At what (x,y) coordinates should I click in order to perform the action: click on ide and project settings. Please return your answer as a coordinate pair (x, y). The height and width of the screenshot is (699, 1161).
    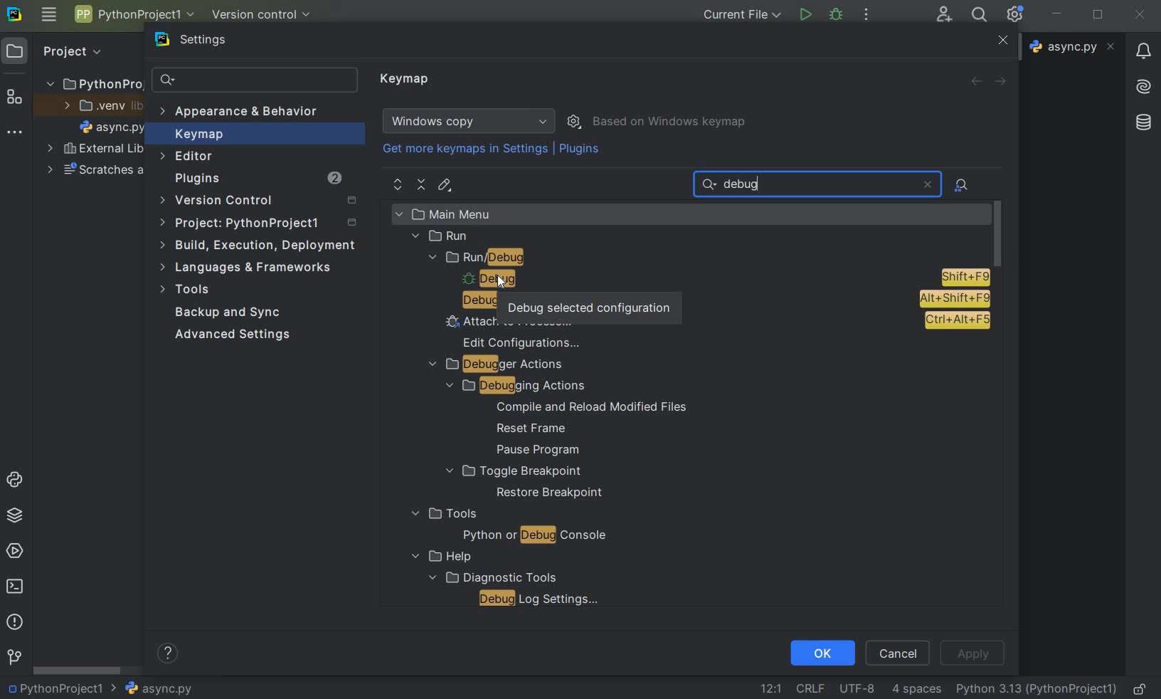
    Looking at the image, I should click on (1016, 14).